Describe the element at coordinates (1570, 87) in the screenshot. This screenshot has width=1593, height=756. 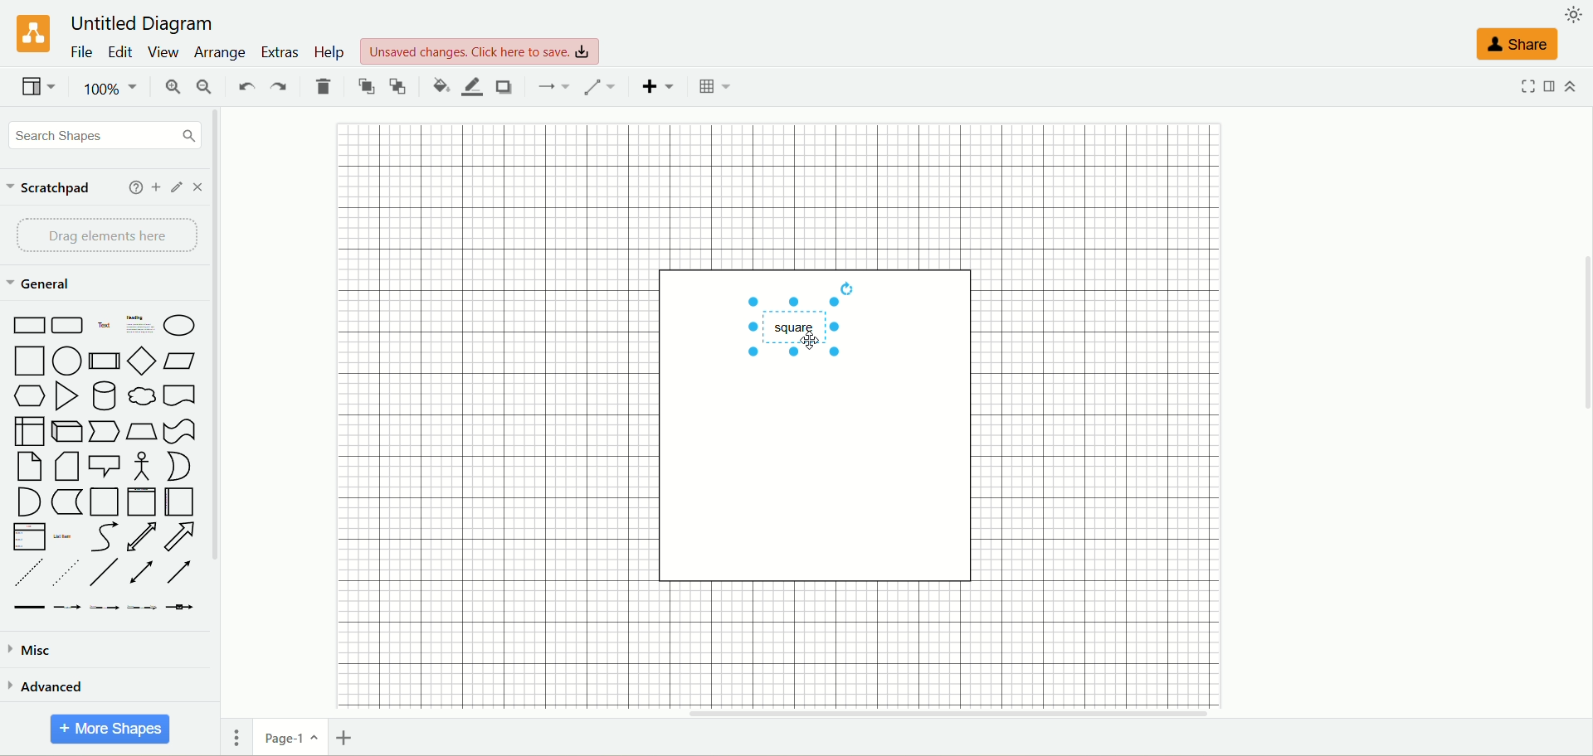
I see `collapse/expand` at that location.